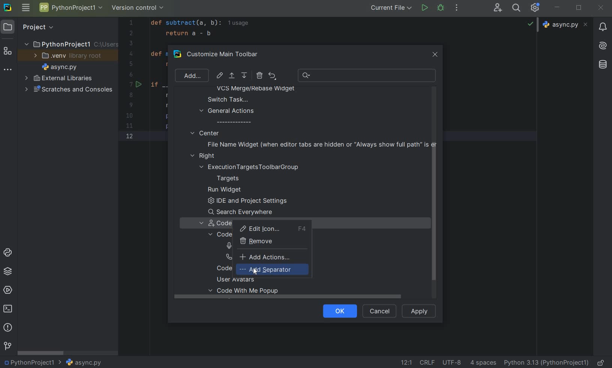  What do you see at coordinates (258, 241) in the screenshot?
I see `remove` at bounding box center [258, 241].